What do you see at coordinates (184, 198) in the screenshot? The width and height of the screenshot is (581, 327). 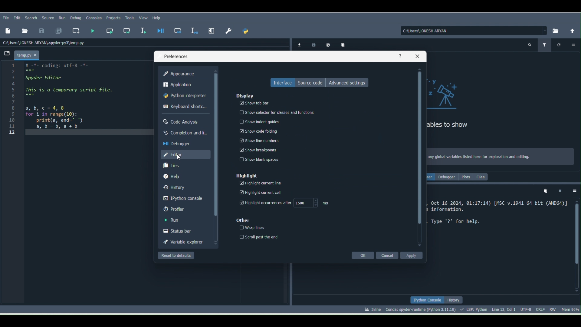 I see `IPython Console` at bounding box center [184, 198].